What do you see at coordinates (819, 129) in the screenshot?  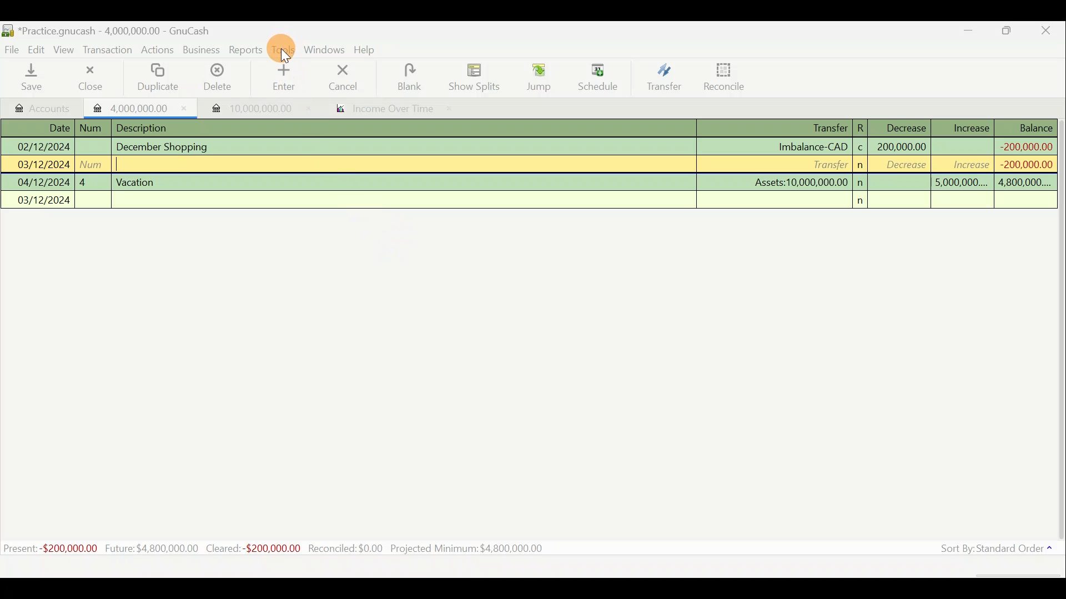 I see `Transfer` at bounding box center [819, 129].